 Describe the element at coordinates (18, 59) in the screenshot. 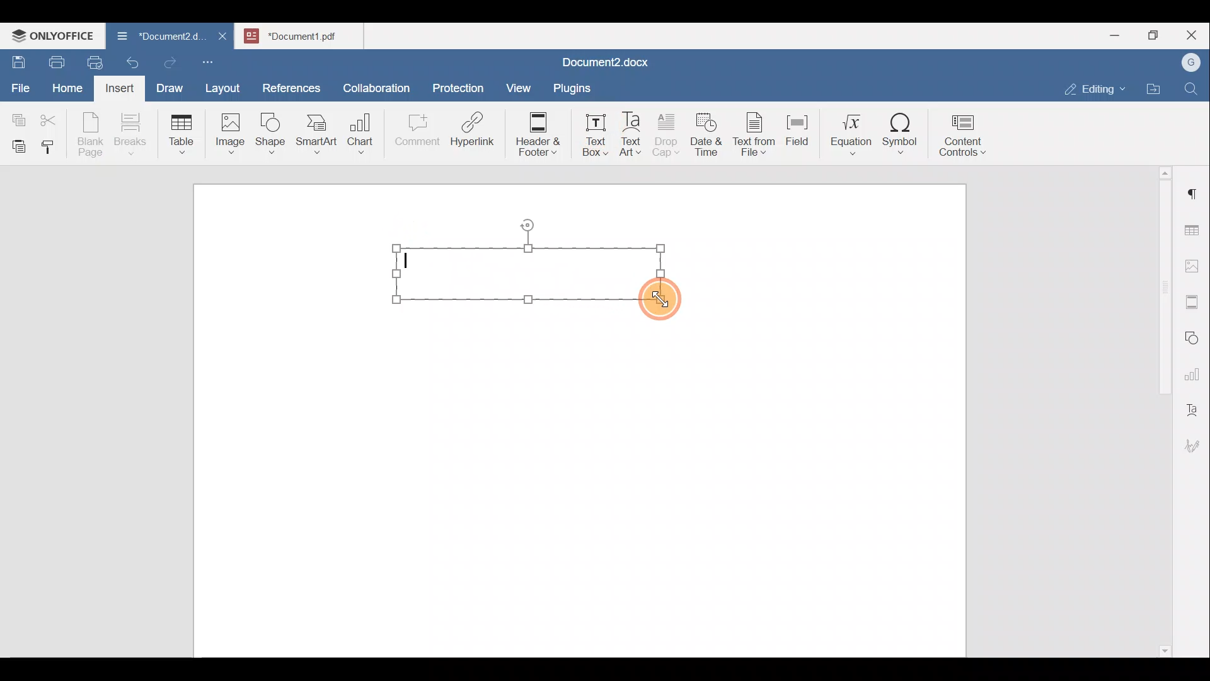

I see `Save` at that location.